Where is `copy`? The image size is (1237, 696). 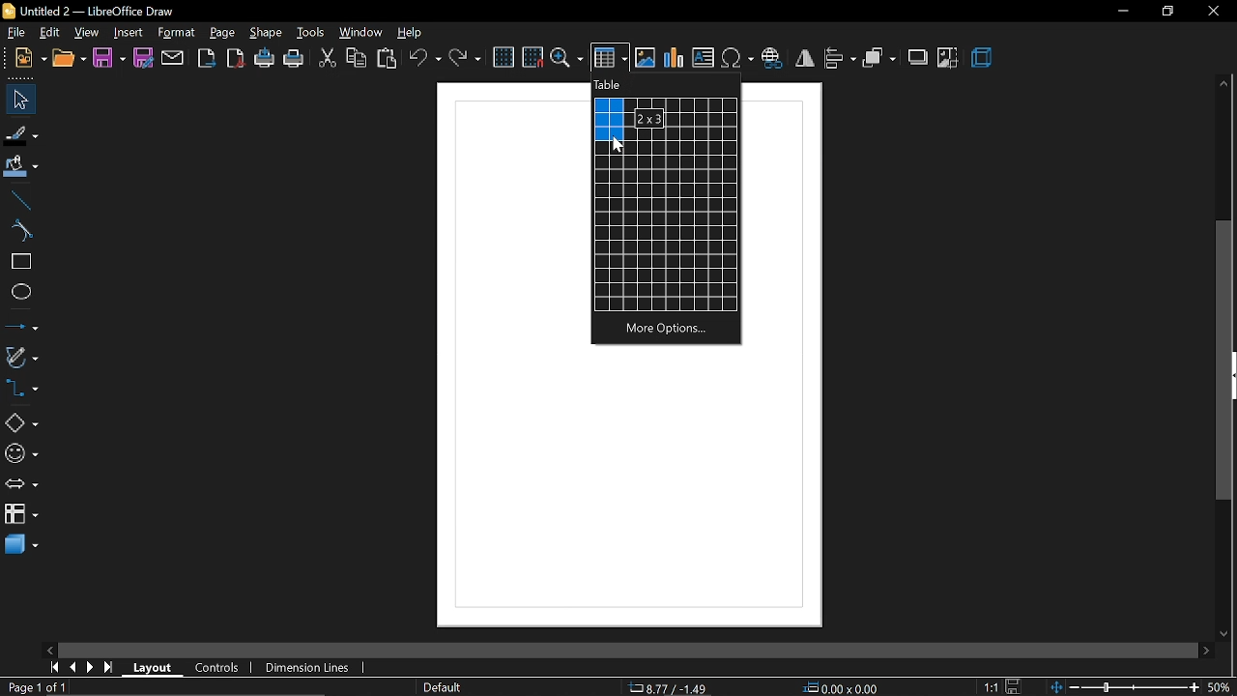
copy is located at coordinates (358, 58).